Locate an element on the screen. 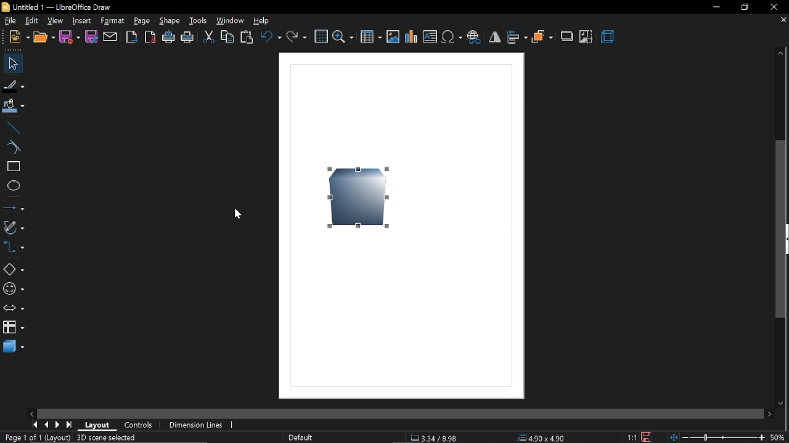 The height and width of the screenshot is (443, 789). open is located at coordinates (44, 37).